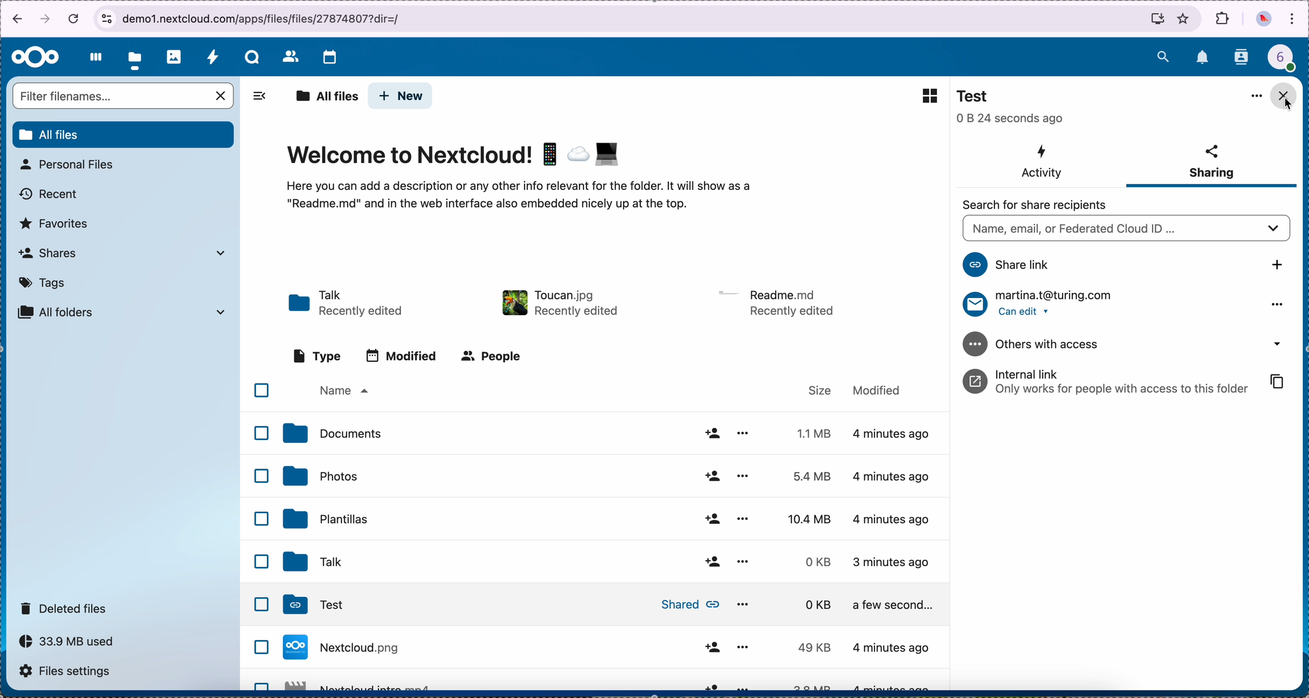  Describe the element at coordinates (1126, 304) in the screenshot. I see `martina.t@turing.com can edit` at that location.